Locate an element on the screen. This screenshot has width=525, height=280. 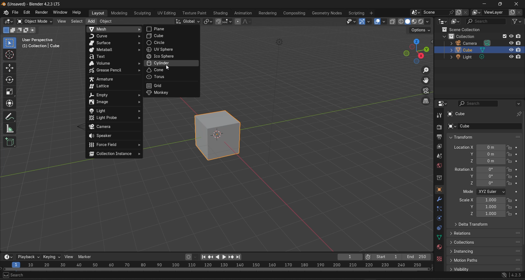
modifiers is located at coordinates (439, 199).